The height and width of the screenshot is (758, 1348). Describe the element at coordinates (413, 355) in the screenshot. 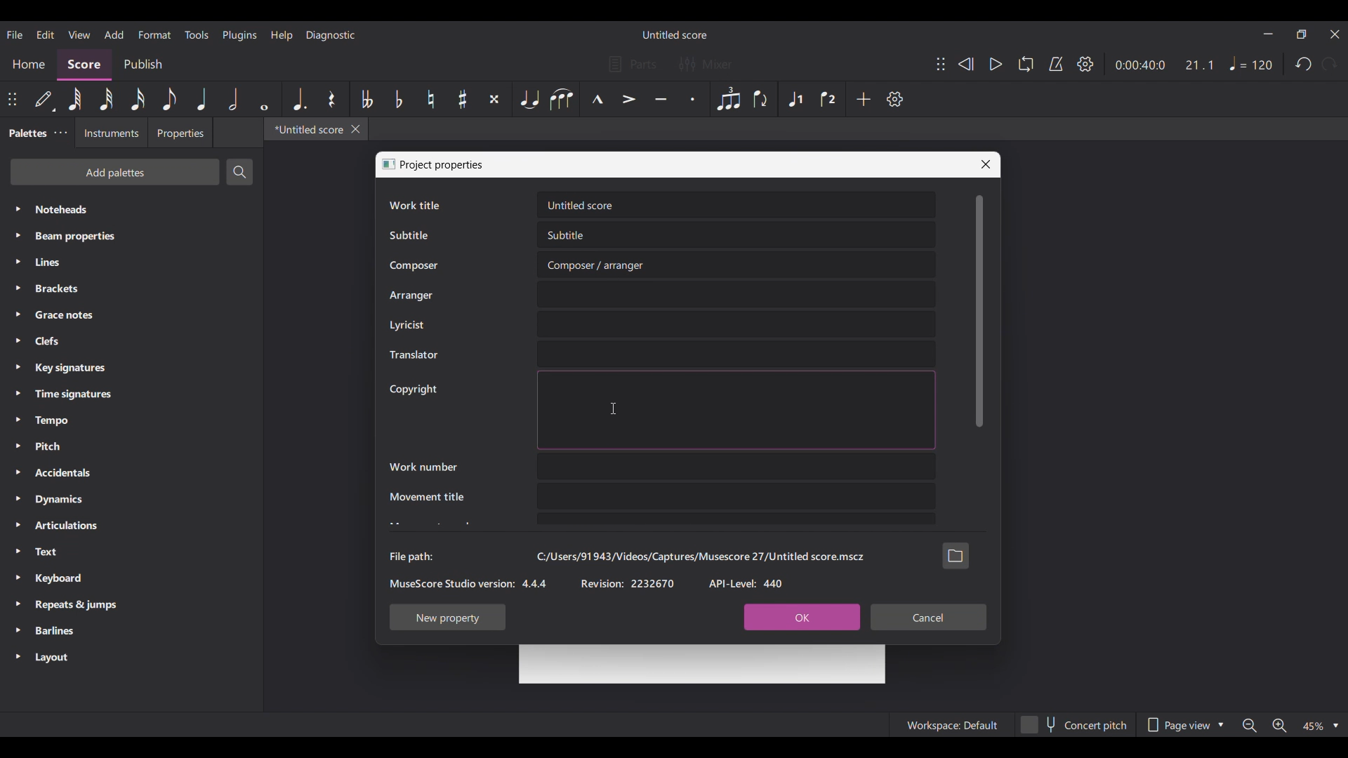

I see `Translator` at that location.